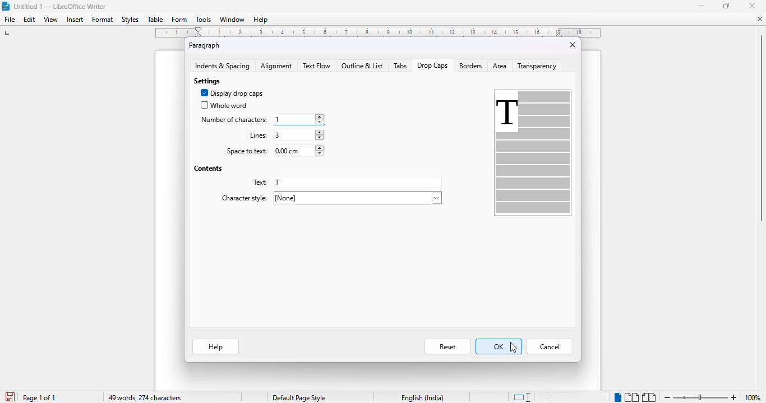 Image resolution: width=766 pixels, height=403 pixels. I want to click on number of characters: 1, so click(261, 119).